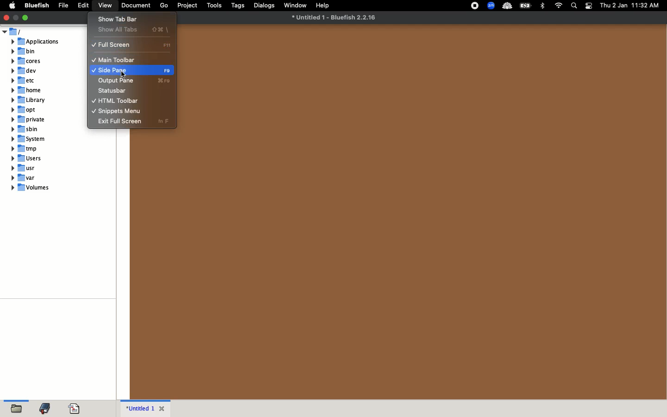 Image resolution: width=667 pixels, height=417 pixels. I want to click on main toolbar, so click(113, 60).